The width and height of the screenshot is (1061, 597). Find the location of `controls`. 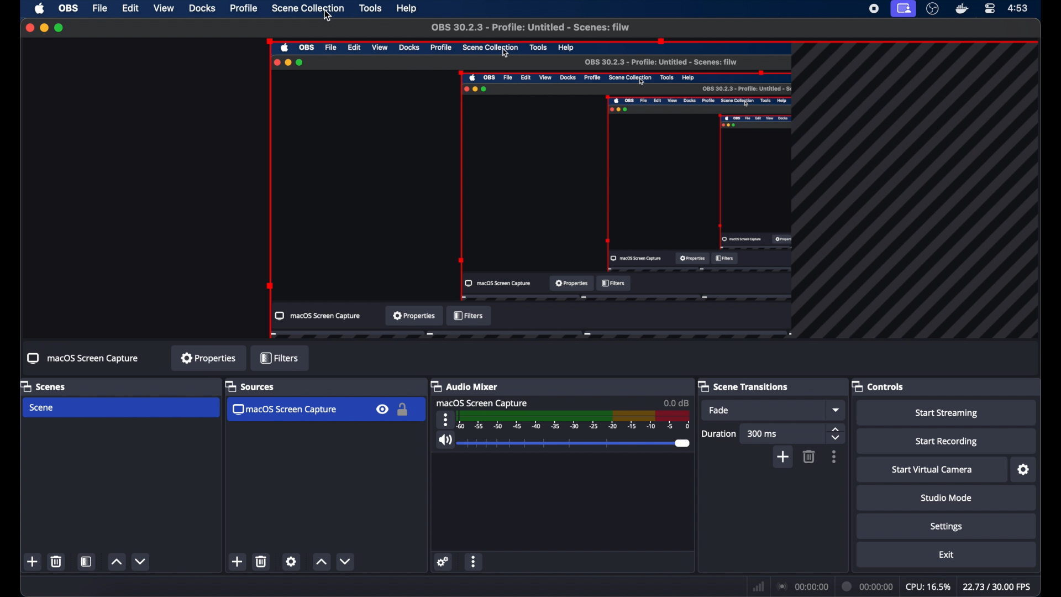

controls is located at coordinates (880, 386).